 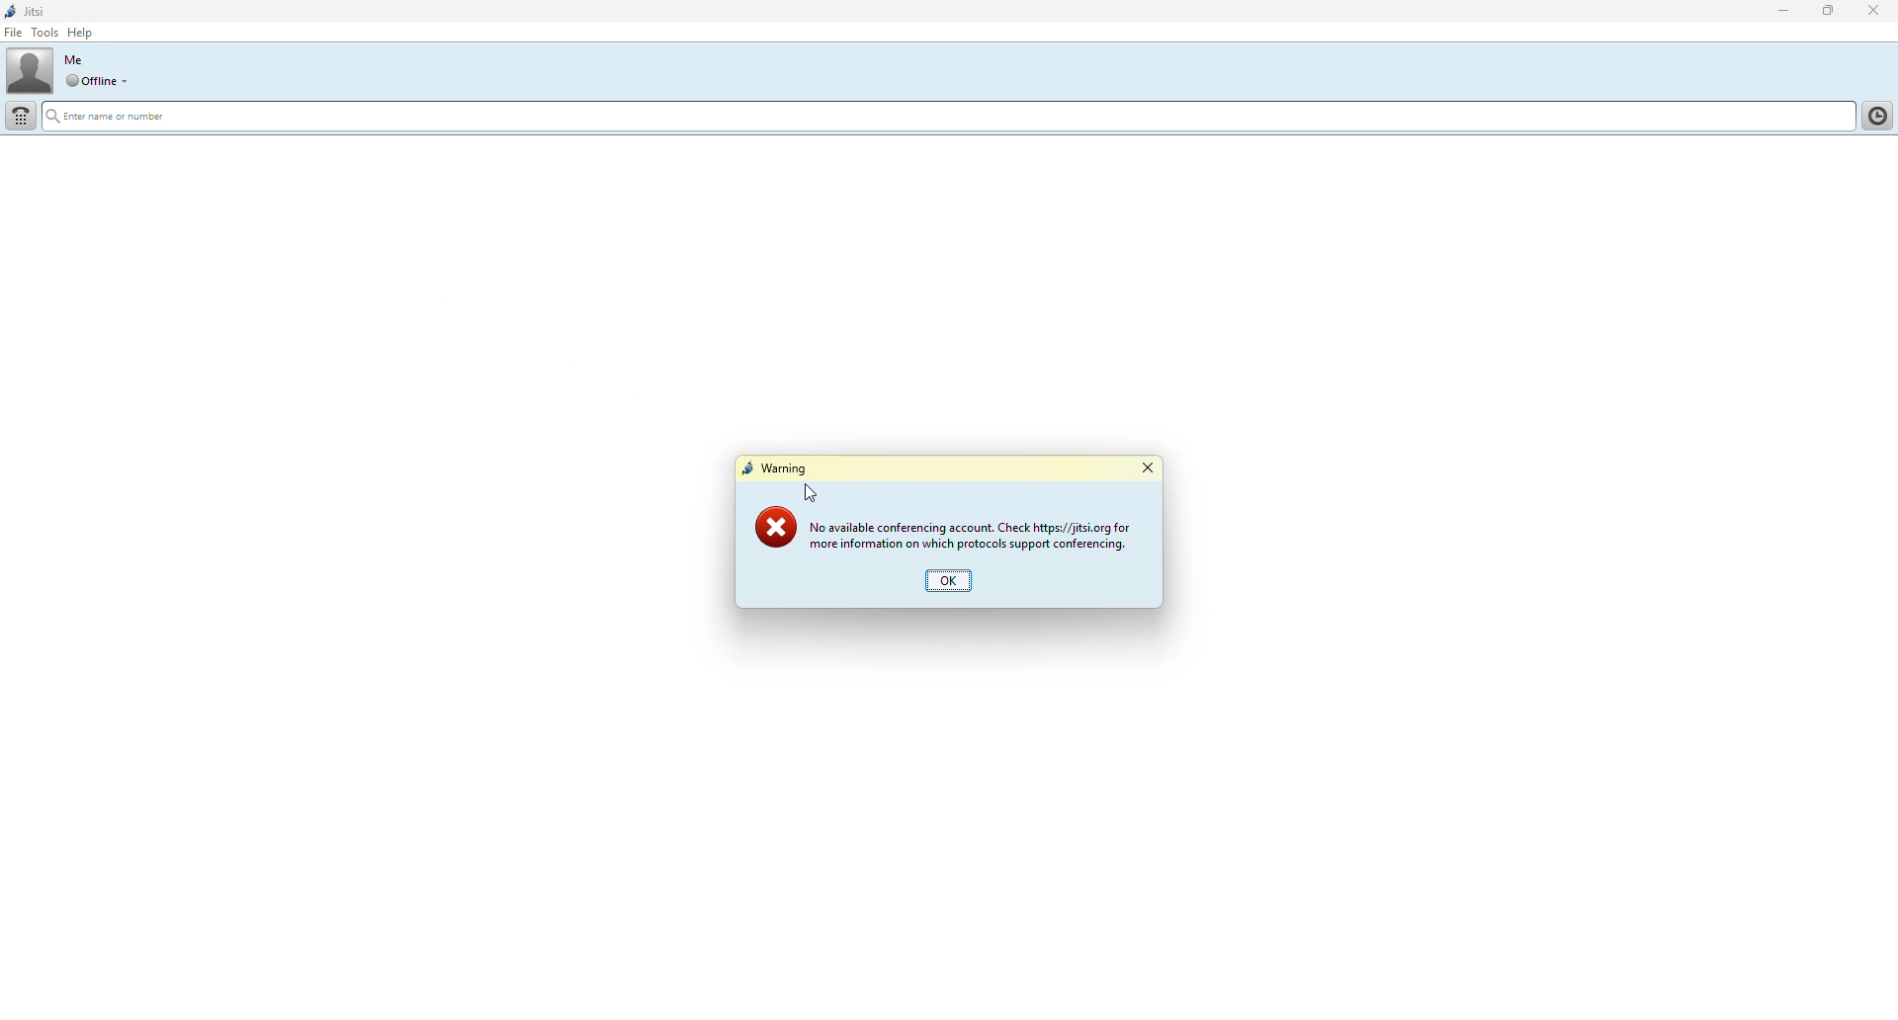 What do you see at coordinates (22, 116) in the screenshot?
I see `dialpad` at bounding box center [22, 116].